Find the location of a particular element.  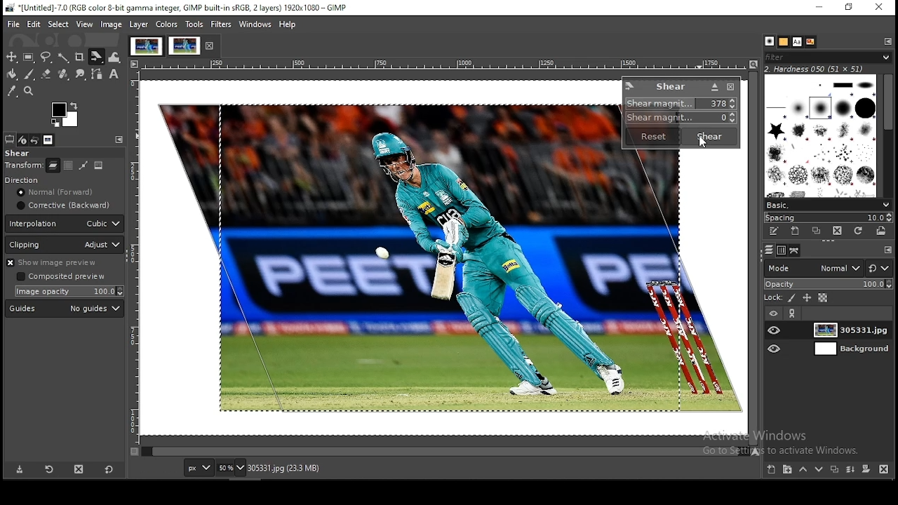

mouse pointer is located at coordinates (703, 141).